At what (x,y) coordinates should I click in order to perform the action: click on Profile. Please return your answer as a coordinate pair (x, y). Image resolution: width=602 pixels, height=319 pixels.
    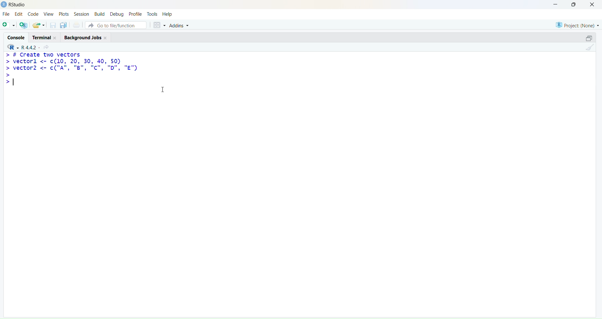
    Looking at the image, I should click on (135, 14).